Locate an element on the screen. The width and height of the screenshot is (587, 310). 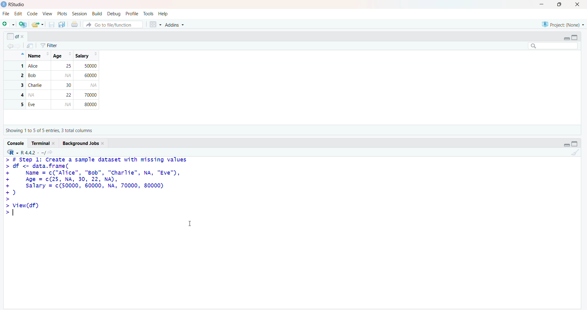
Help is located at coordinates (164, 14).